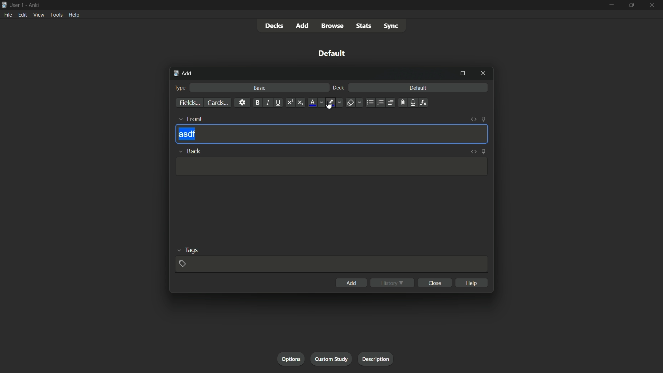 The height and width of the screenshot is (373, 663). I want to click on basic, so click(260, 88).